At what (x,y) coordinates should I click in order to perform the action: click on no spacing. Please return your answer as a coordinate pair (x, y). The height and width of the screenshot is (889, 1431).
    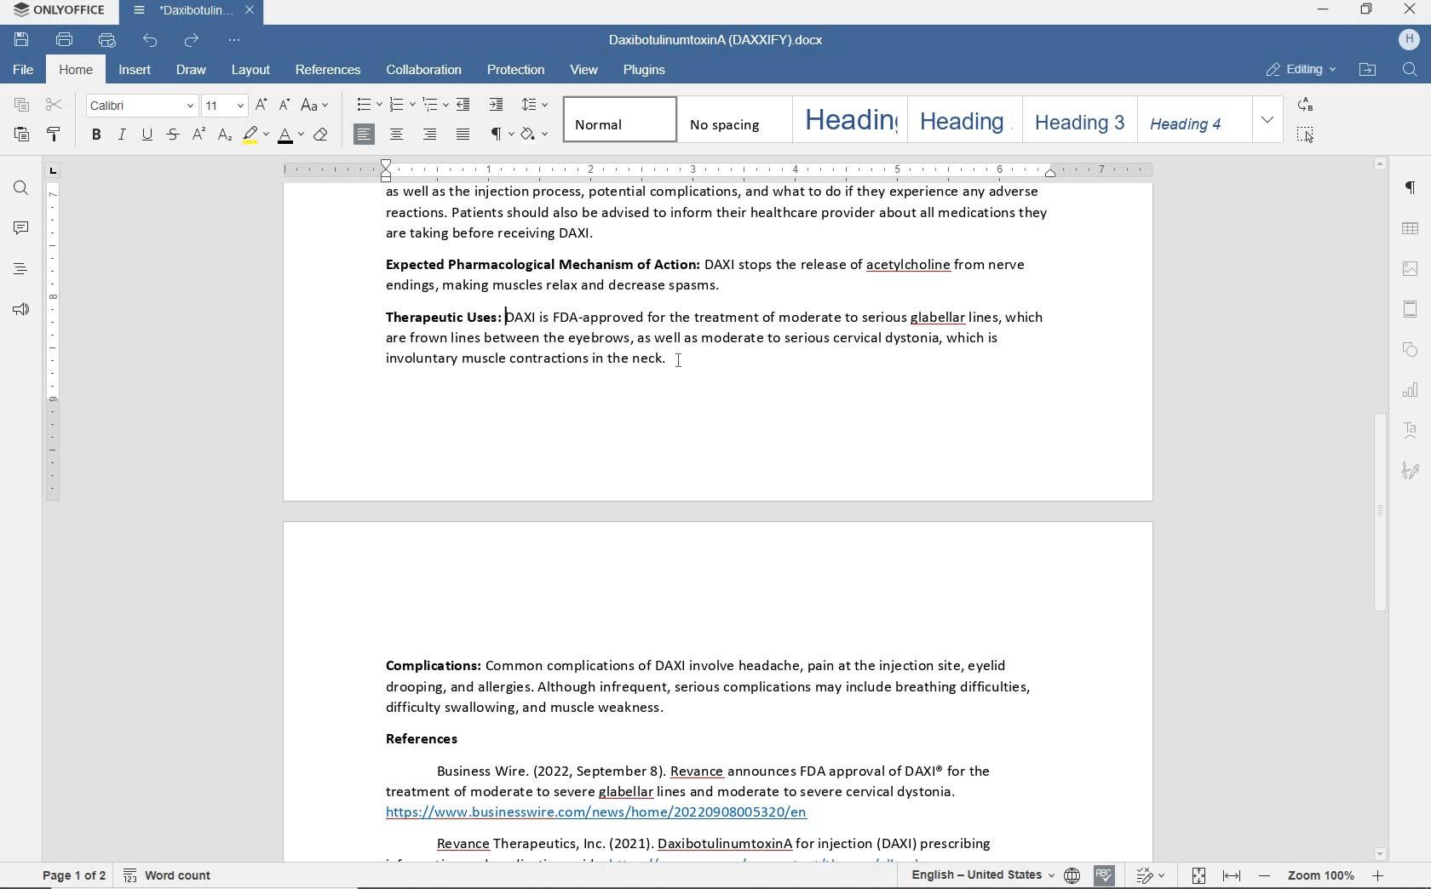
    Looking at the image, I should click on (731, 118).